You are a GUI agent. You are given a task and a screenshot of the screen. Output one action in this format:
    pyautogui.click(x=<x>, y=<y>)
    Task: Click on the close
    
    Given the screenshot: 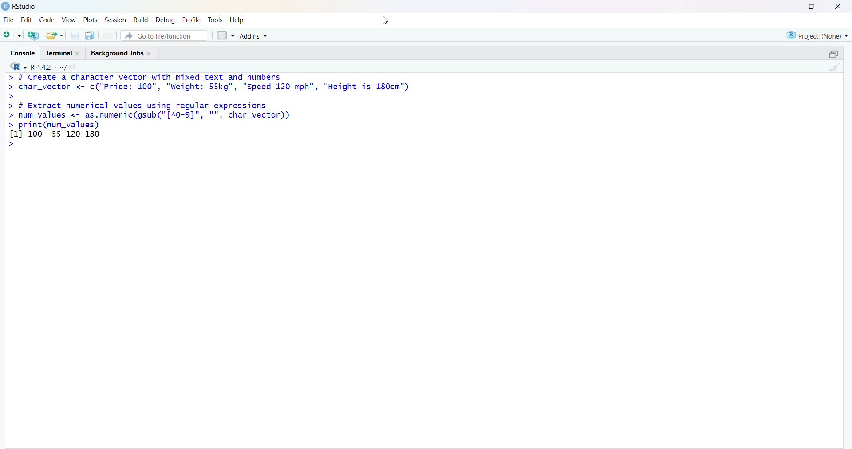 What is the action you would take?
    pyautogui.click(x=838, y=6)
    